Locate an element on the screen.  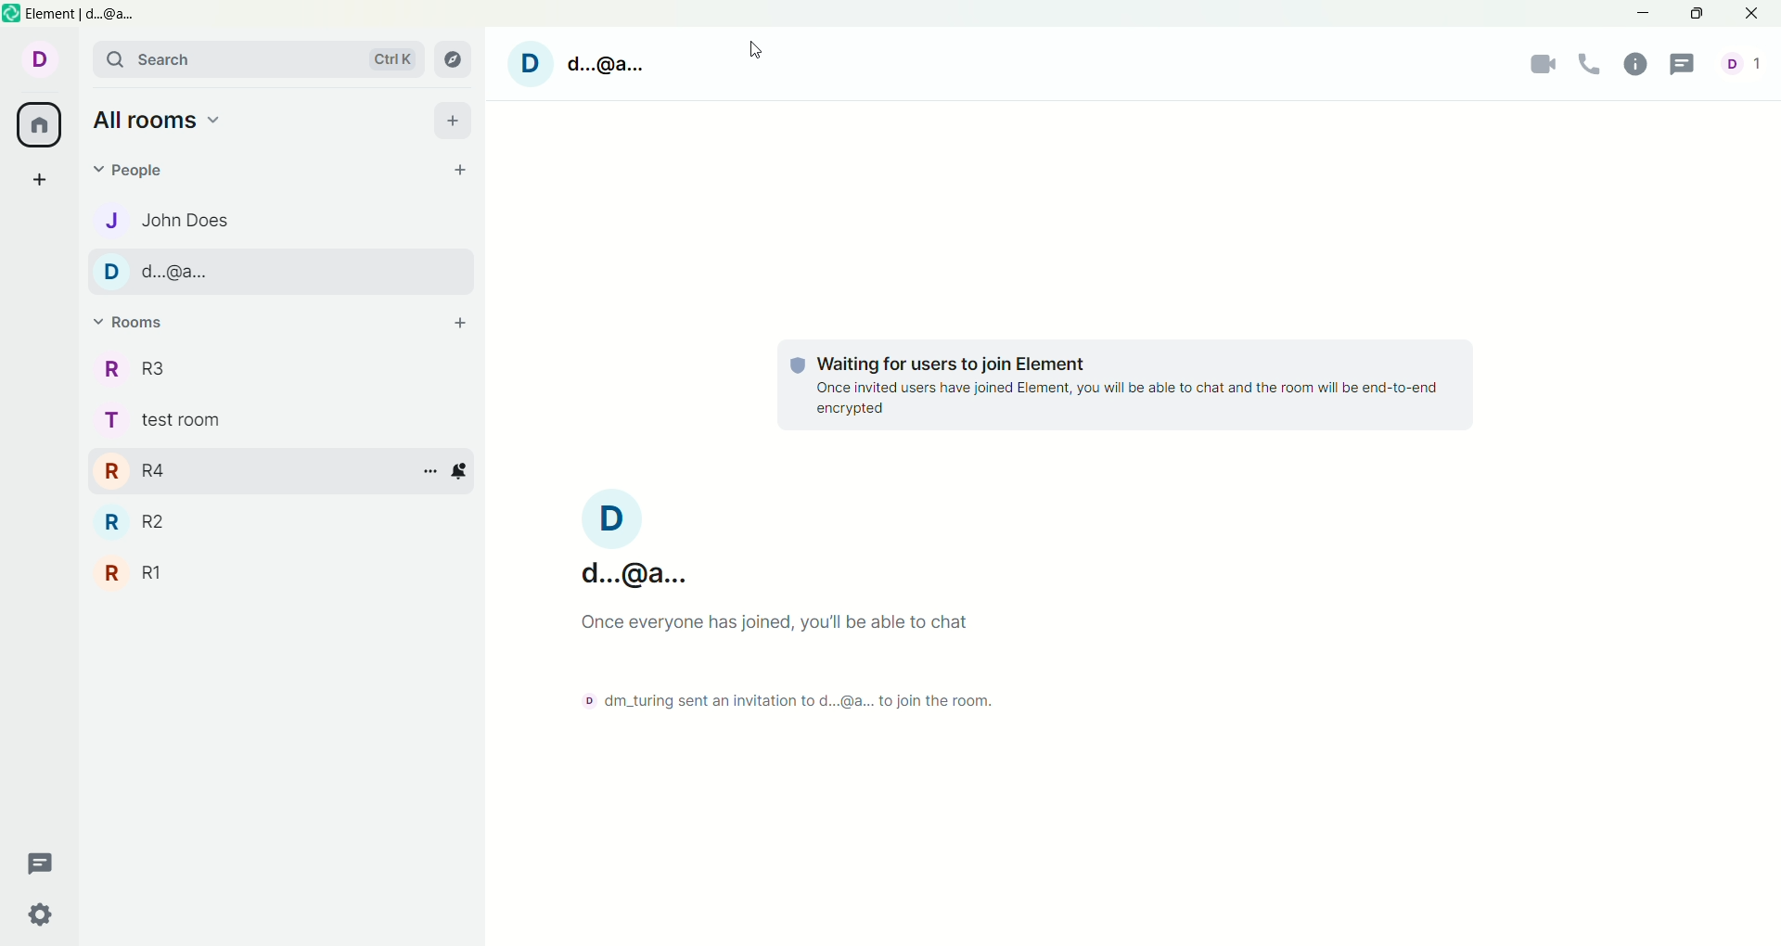
camera is located at coordinates (1540, 66).